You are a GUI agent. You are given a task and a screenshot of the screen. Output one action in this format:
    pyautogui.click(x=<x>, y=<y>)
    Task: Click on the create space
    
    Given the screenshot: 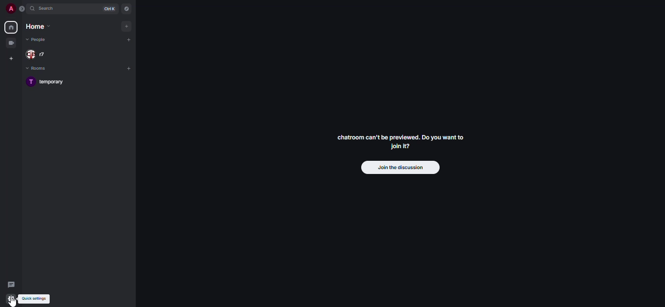 What is the action you would take?
    pyautogui.click(x=10, y=58)
    